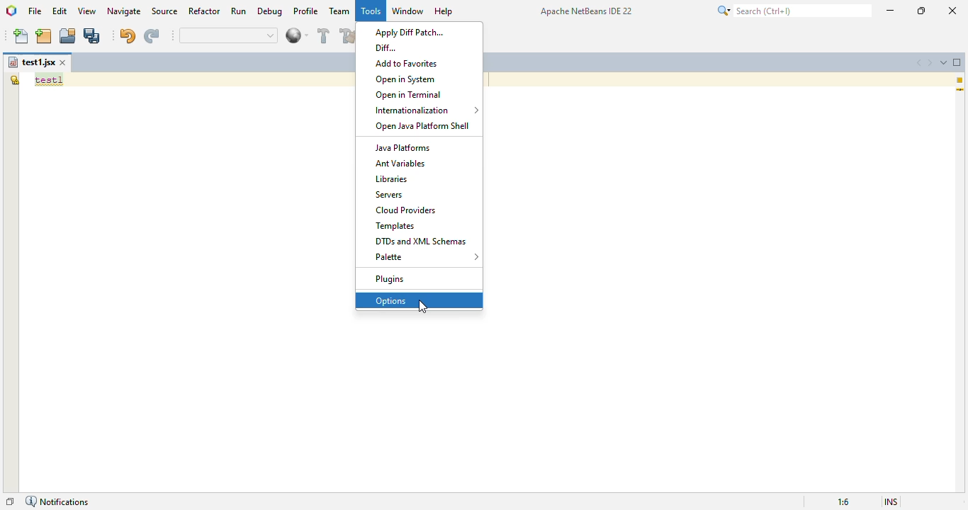 The image size is (968, 510). Describe the element at coordinates (407, 11) in the screenshot. I see `window` at that location.